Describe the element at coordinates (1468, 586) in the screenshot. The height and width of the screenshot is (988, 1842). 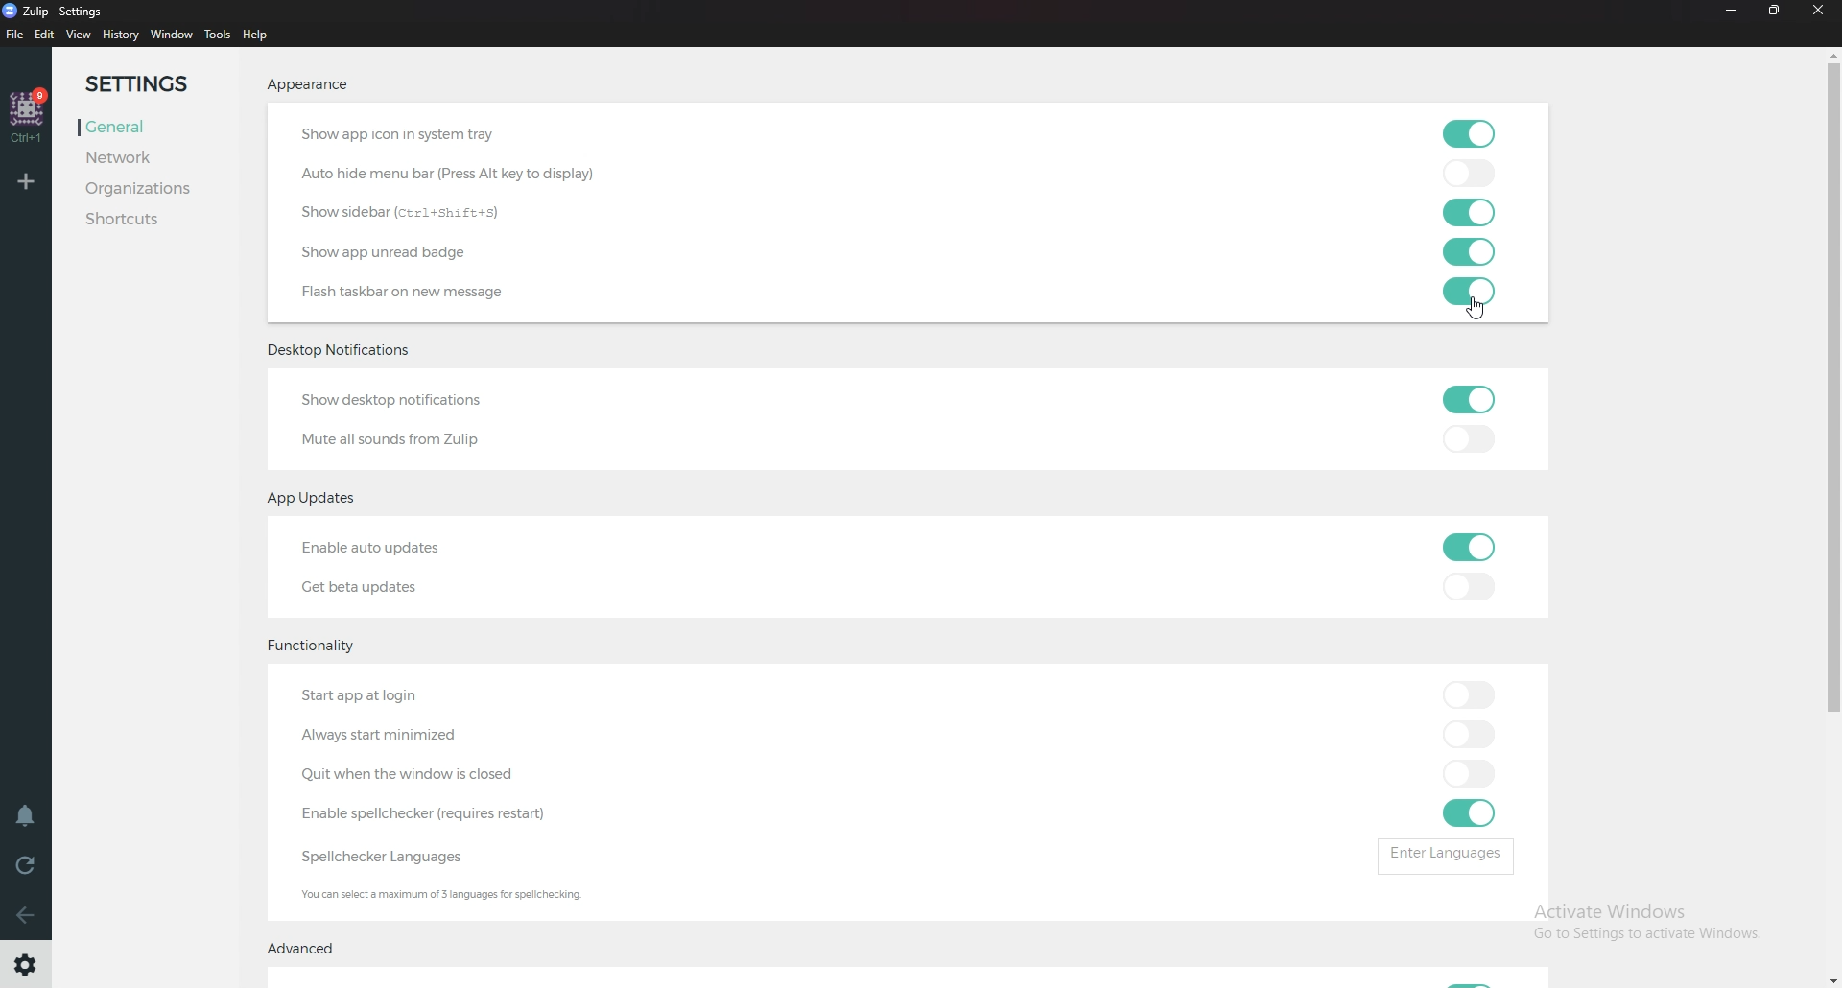
I see `toggle` at that location.